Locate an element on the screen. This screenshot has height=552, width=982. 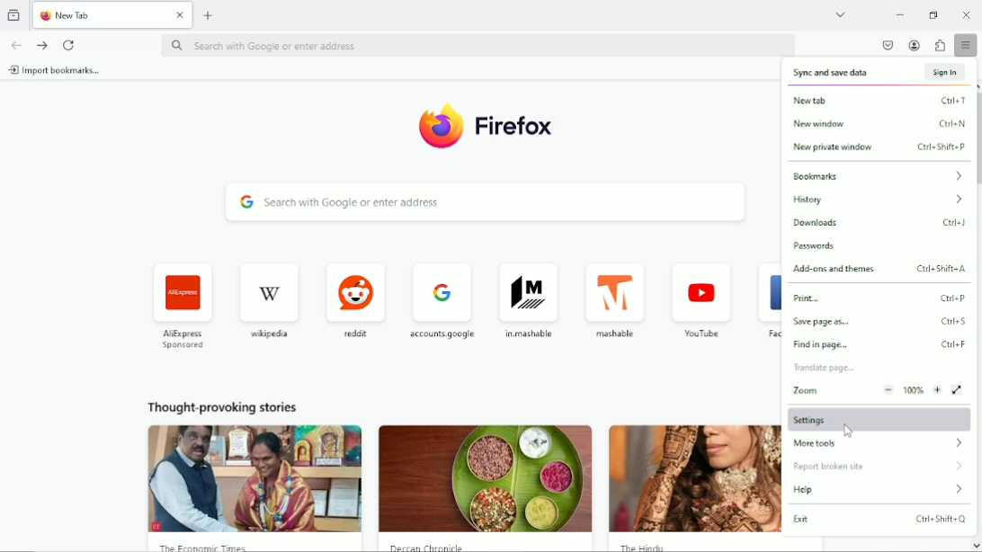
save page as is located at coordinates (879, 323).